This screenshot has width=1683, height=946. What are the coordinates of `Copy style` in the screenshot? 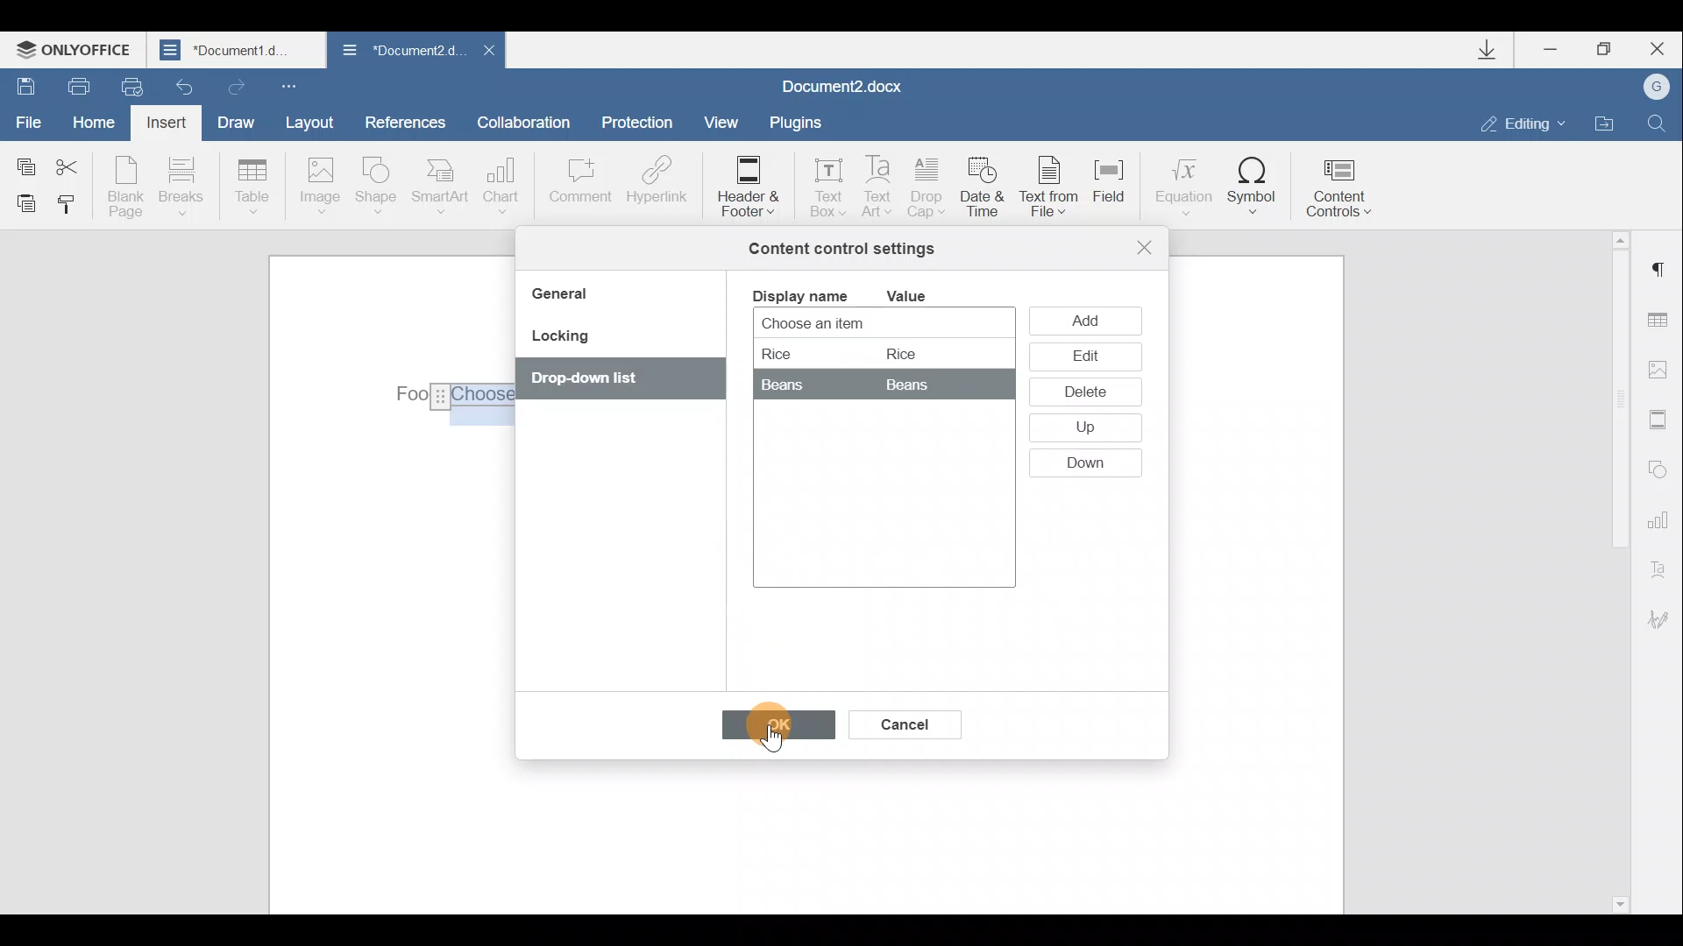 It's located at (68, 208).